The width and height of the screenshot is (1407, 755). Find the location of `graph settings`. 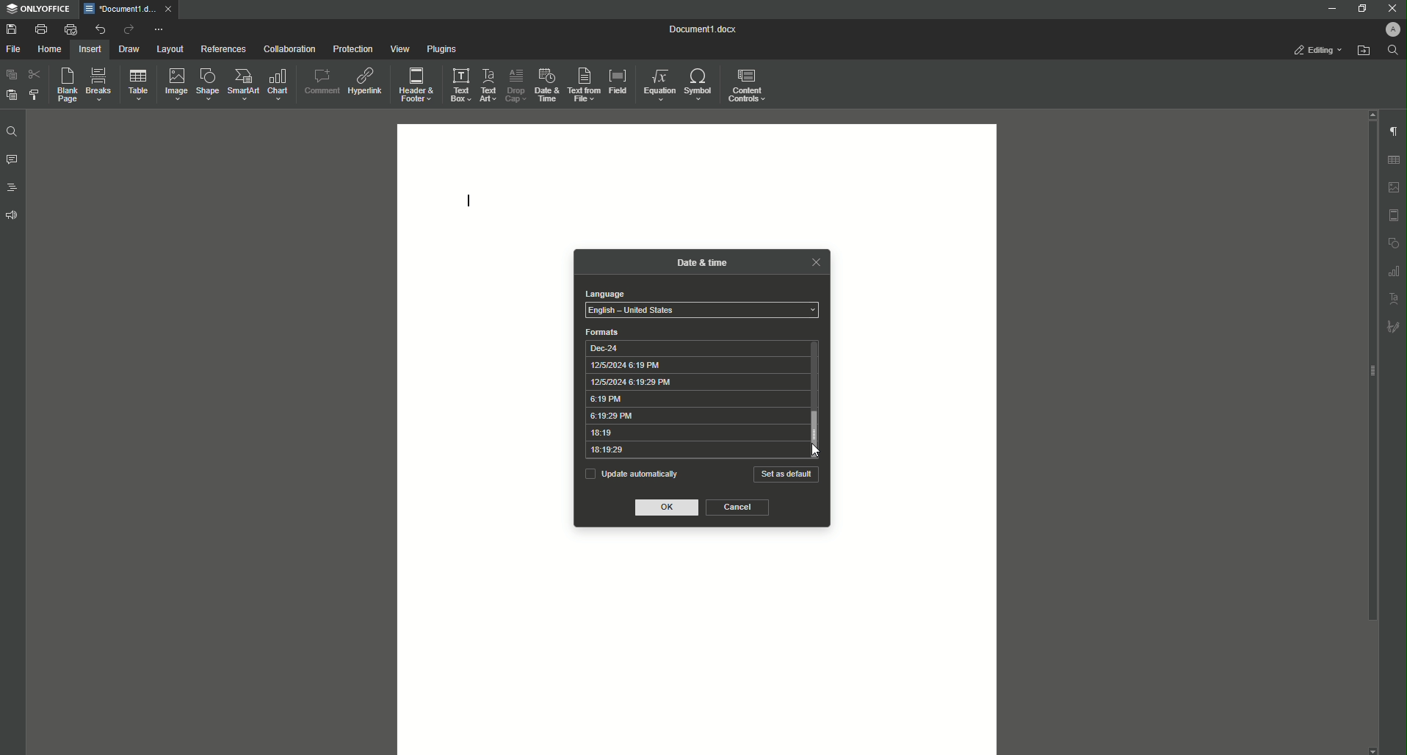

graph settings is located at coordinates (1394, 270).